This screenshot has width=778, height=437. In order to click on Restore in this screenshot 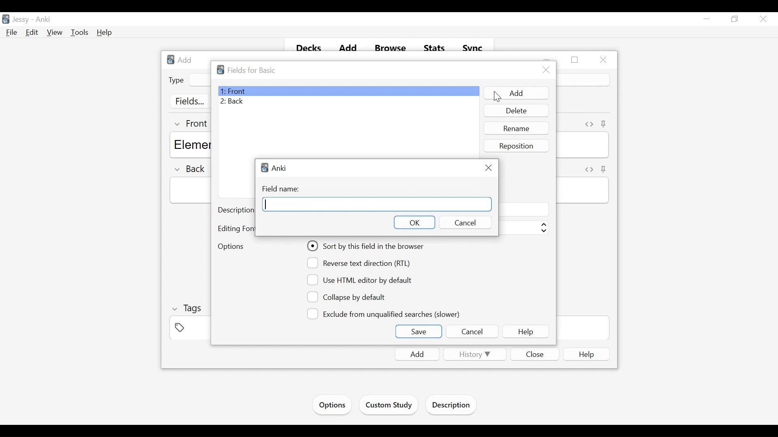, I will do `click(734, 19)`.